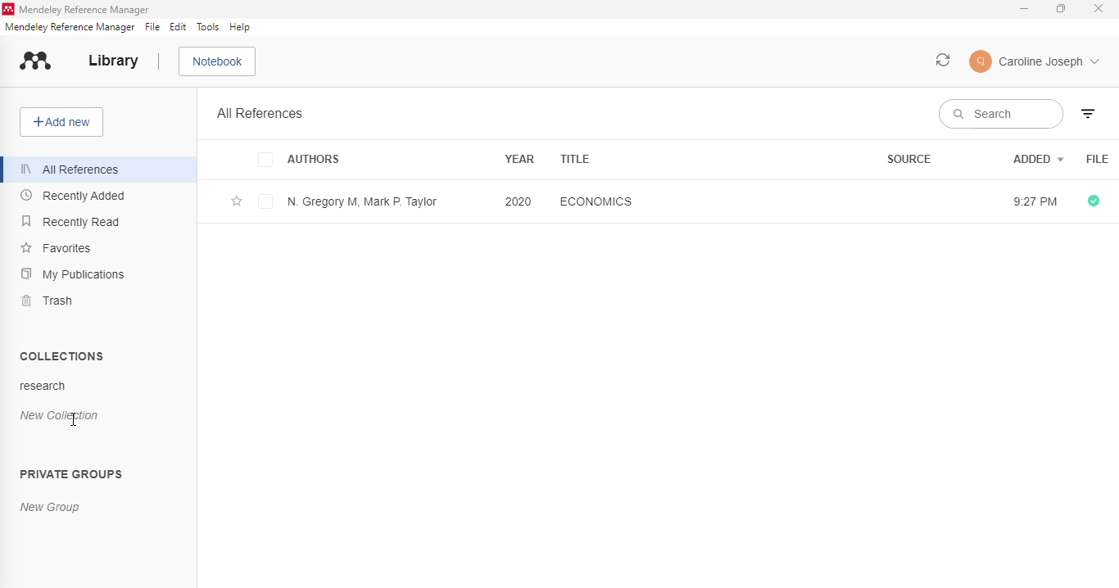  Describe the element at coordinates (1062, 9) in the screenshot. I see `maximize` at that location.